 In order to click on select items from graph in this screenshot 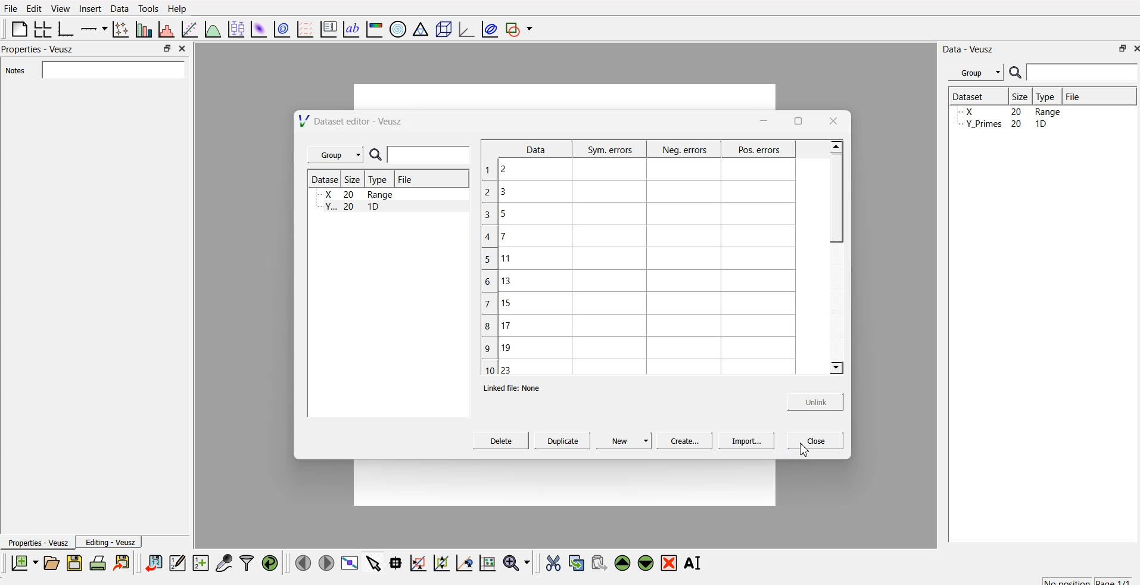, I will do `click(375, 562)`.